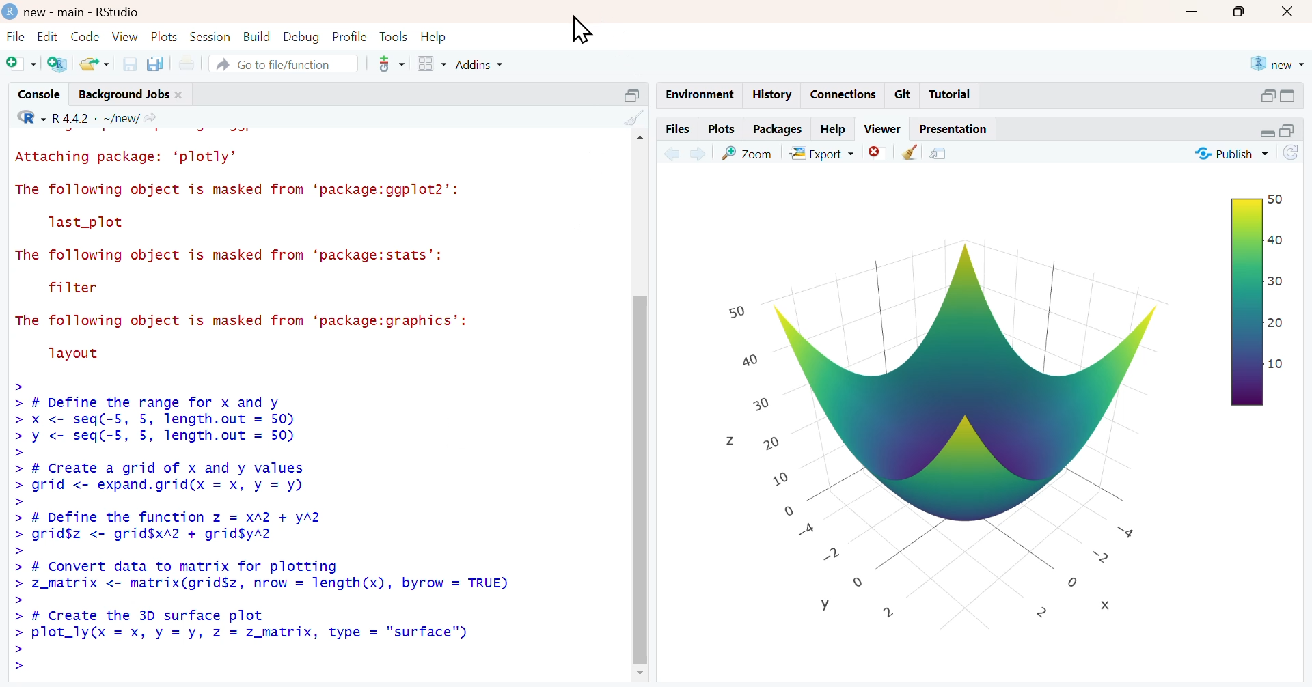 This screenshot has height=687, width=1312. Describe the element at coordinates (32, 92) in the screenshot. I see `console` at that location.